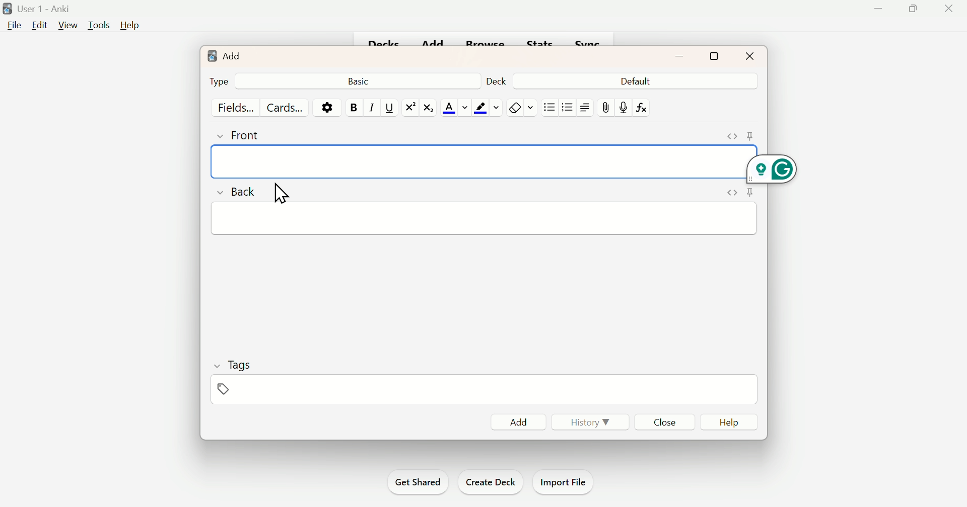 Image resolution: width=967 pixels, height=507 pixels. Describe the element at coordinates (916, 10) in the screenshot. I see `Maximize` at that location.